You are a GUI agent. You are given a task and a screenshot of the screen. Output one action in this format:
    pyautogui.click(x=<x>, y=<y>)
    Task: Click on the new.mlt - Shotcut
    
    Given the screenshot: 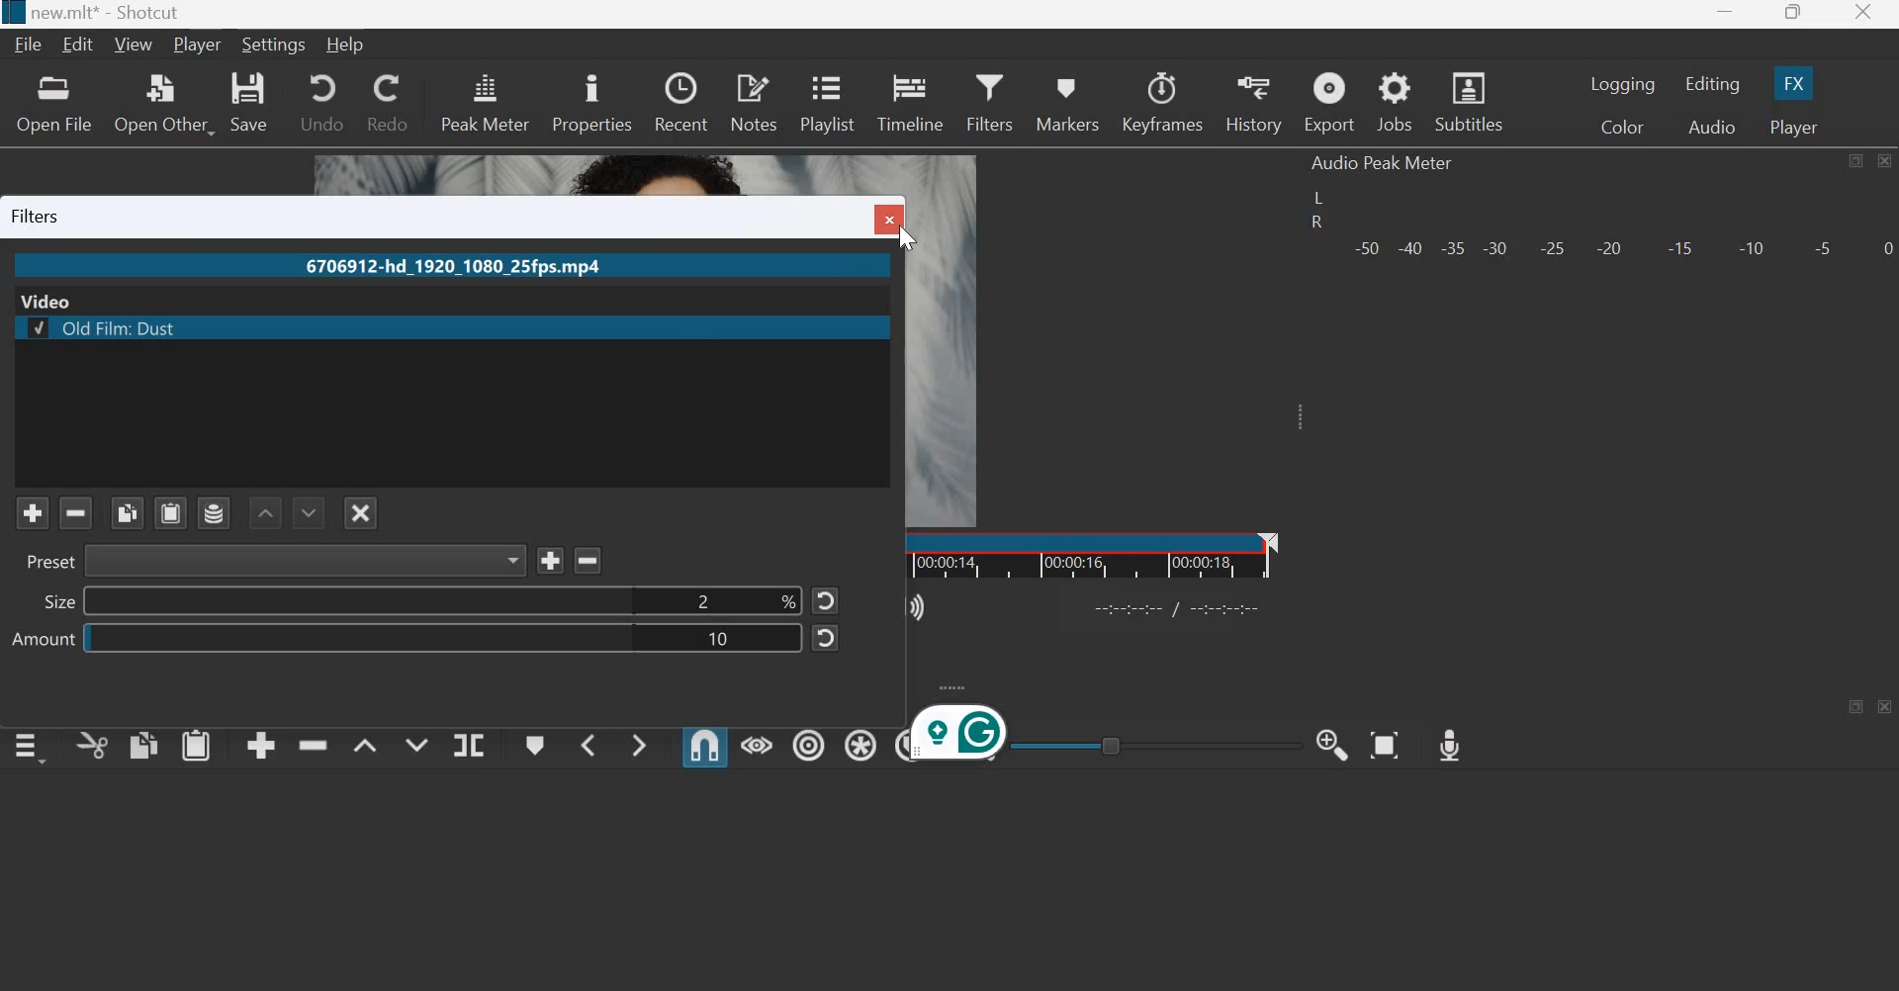 What is the action you would take?
    pyautogui.click(x=112, y=13)
    